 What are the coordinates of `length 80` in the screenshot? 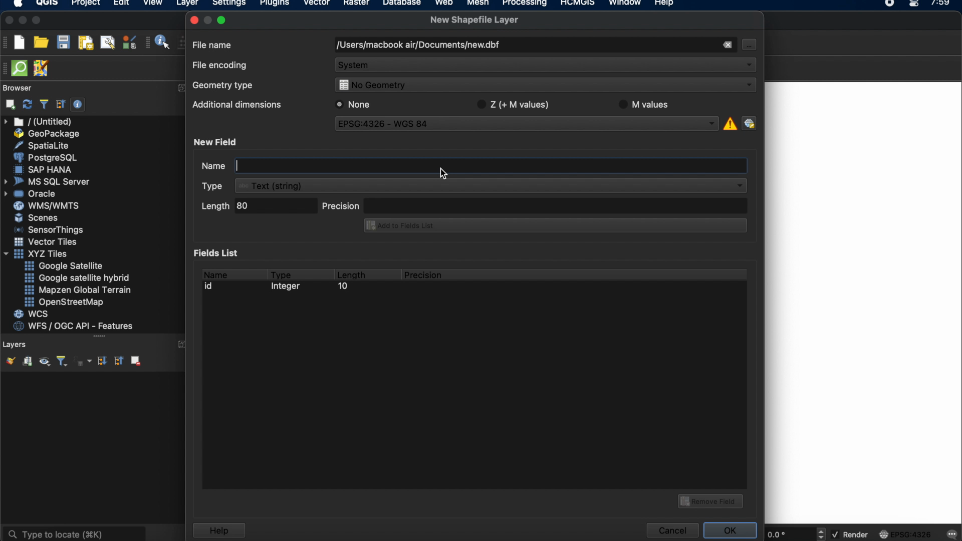 It's located at (257, 207).